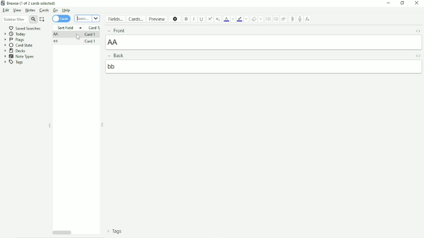  I want to click on Card 1, so click(90, 34).